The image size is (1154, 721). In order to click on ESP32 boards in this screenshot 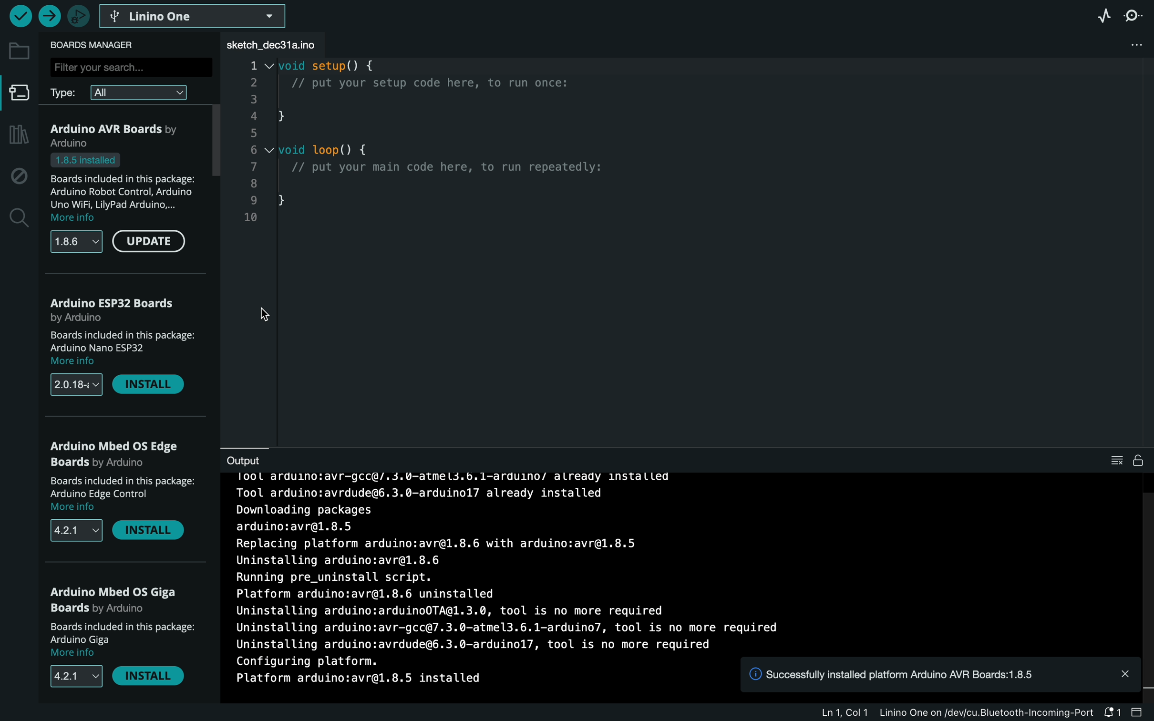, I will do `click(117, 308)`.